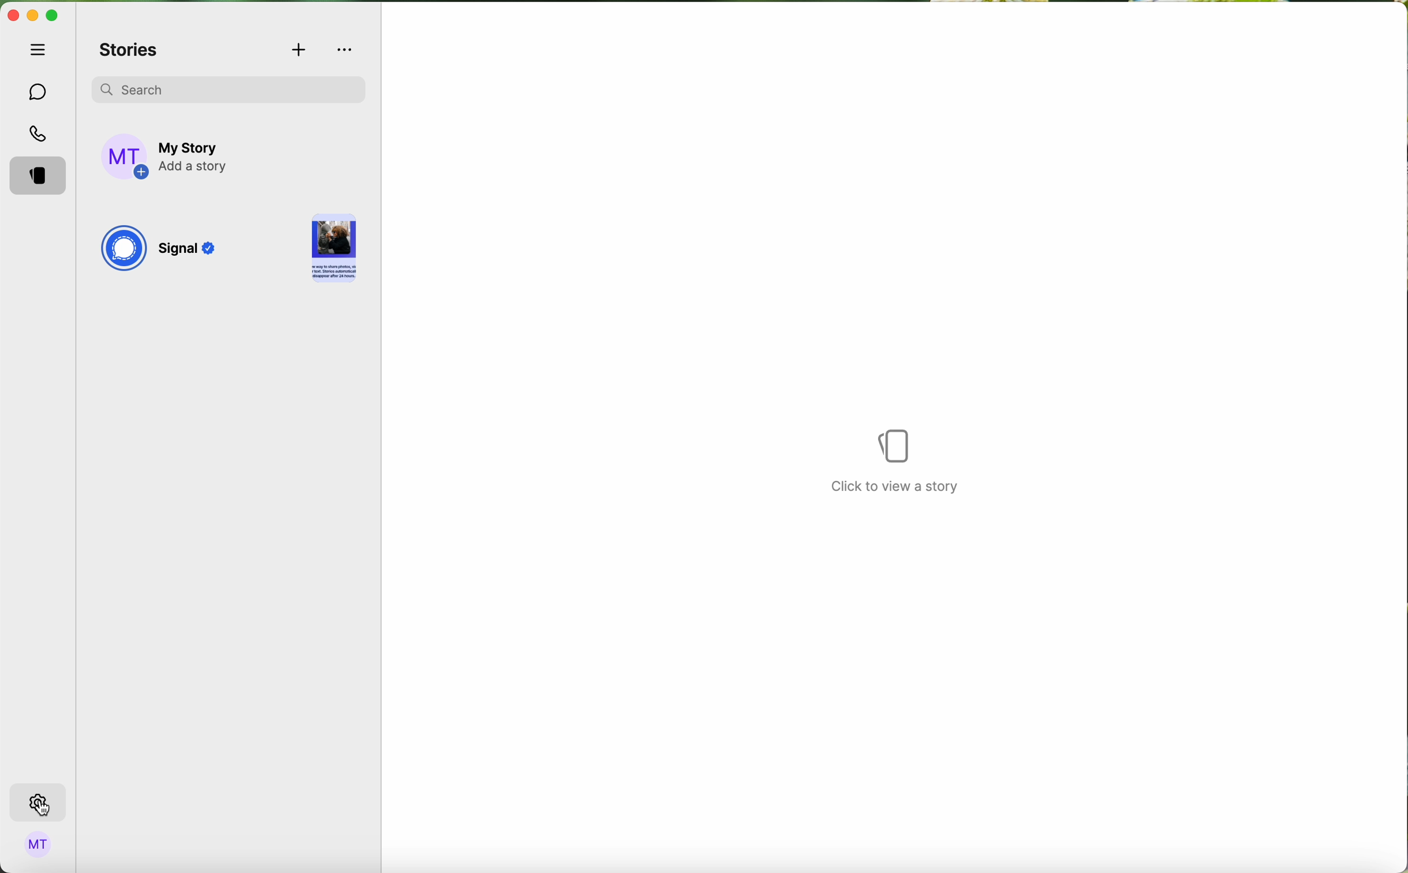 This screenshot has height=873, width=1408. I want to click on stories, so click(129, 51).